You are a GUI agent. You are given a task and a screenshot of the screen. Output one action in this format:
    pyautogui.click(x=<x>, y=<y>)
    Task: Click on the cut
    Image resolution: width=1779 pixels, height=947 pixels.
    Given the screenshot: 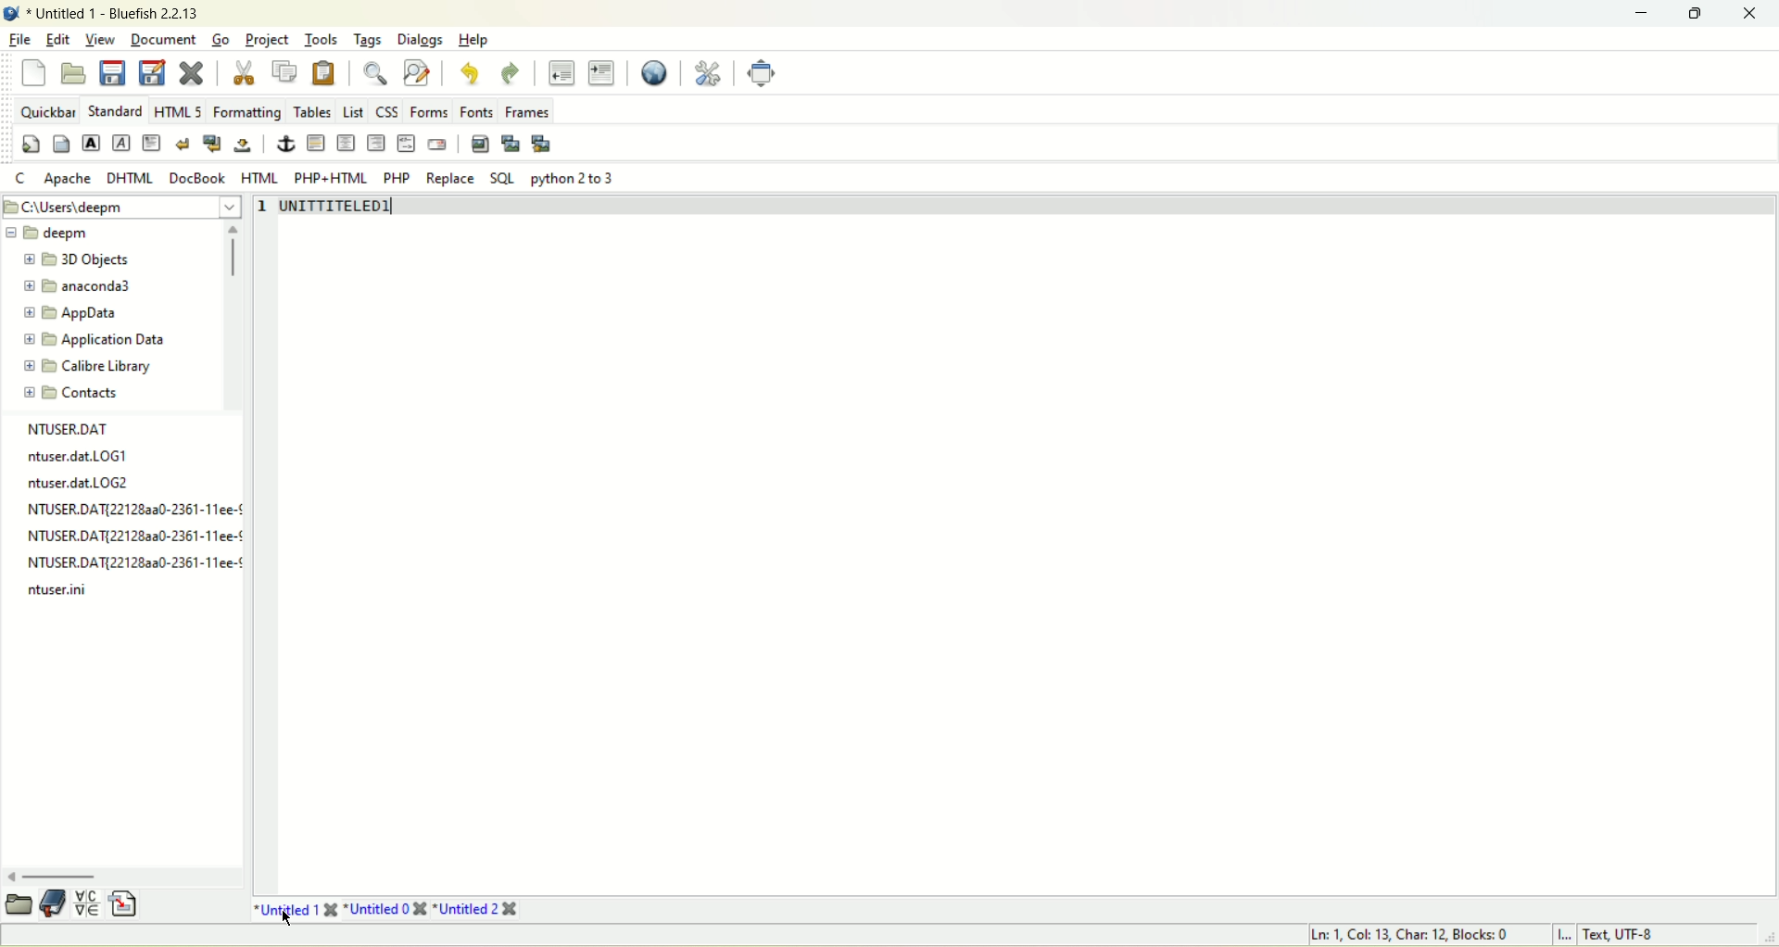 What is the action you would take?
    pyautogui.click(x=246, y=74)
    